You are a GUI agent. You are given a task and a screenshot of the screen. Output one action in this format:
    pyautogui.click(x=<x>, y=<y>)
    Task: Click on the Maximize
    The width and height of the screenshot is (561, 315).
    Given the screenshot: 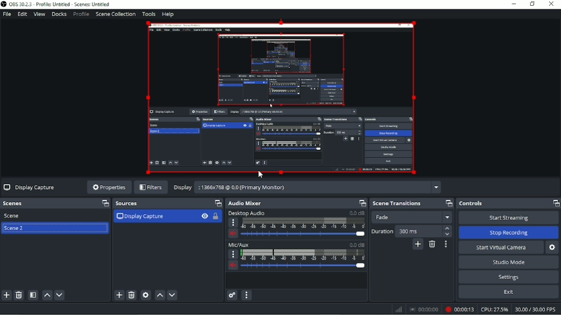 What is the action you would take?
    pyautogui.click(x=103, y=203)
    